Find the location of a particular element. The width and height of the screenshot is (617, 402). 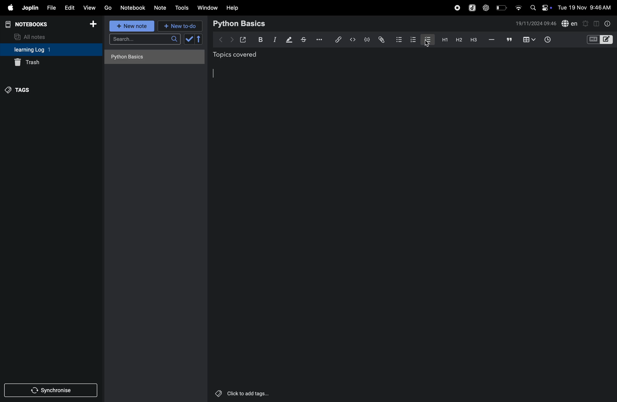

hifen is located at coordinates (492, 40).